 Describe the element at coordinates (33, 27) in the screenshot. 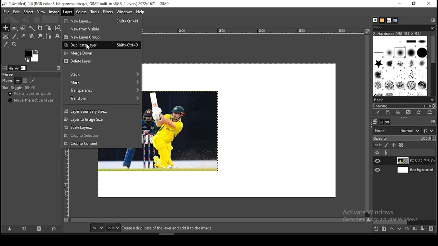

I see `fuzzy select tool` at that location.